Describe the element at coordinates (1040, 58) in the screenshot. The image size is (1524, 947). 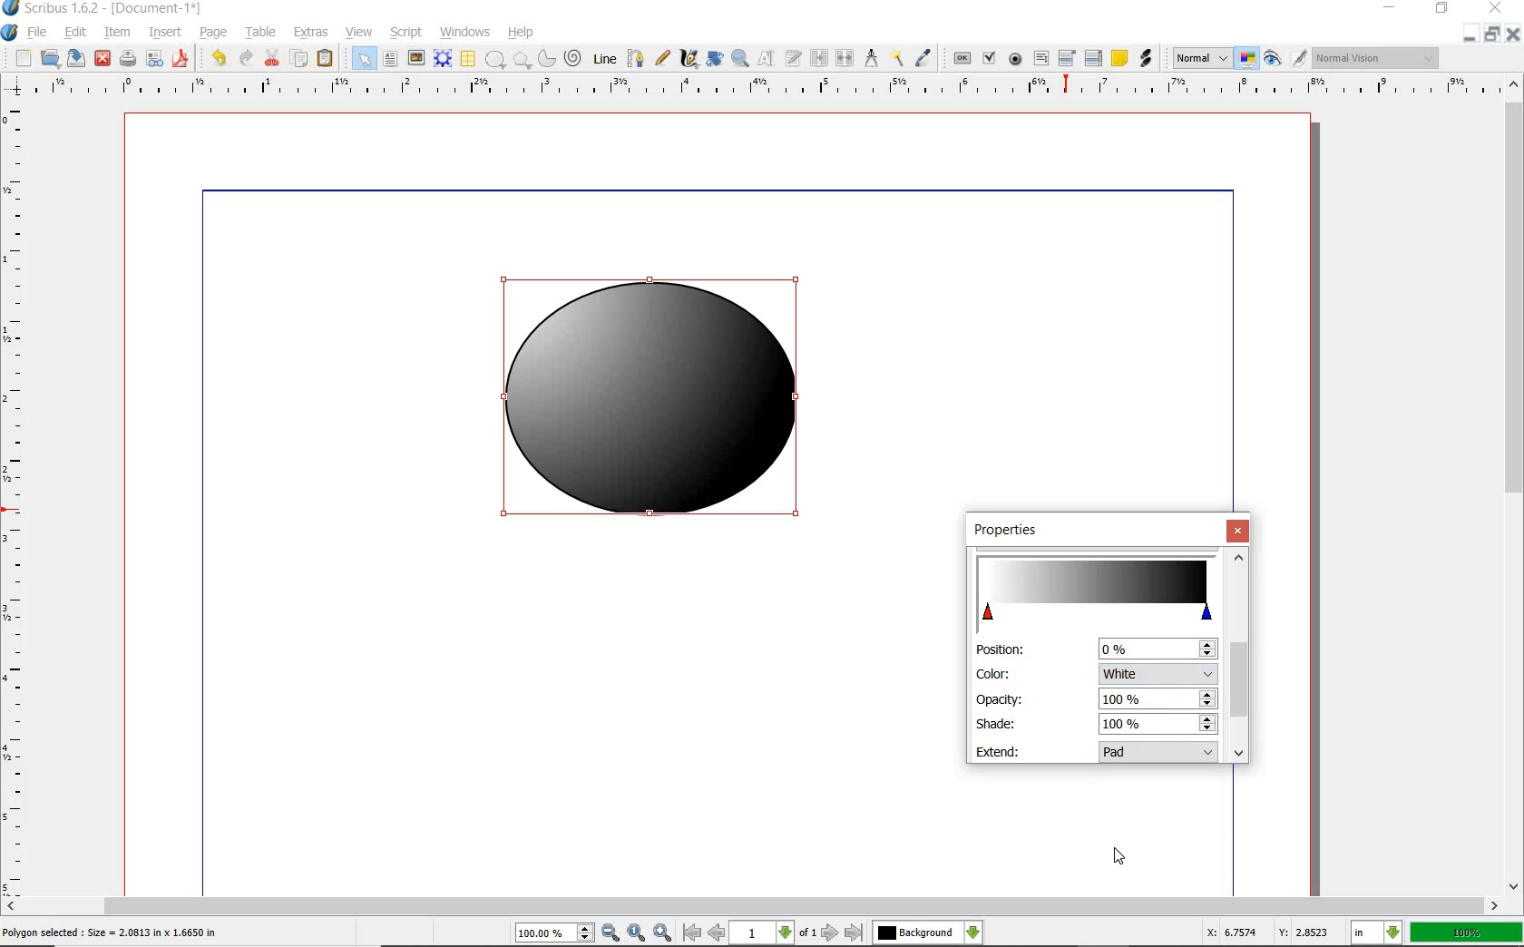
I see `PDF TEXT FIELD` at that location.